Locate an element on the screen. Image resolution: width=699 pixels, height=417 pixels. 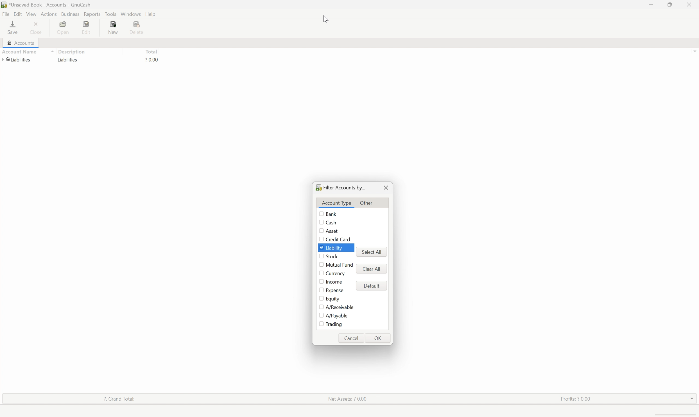
help is located at coordinates (151, 14).